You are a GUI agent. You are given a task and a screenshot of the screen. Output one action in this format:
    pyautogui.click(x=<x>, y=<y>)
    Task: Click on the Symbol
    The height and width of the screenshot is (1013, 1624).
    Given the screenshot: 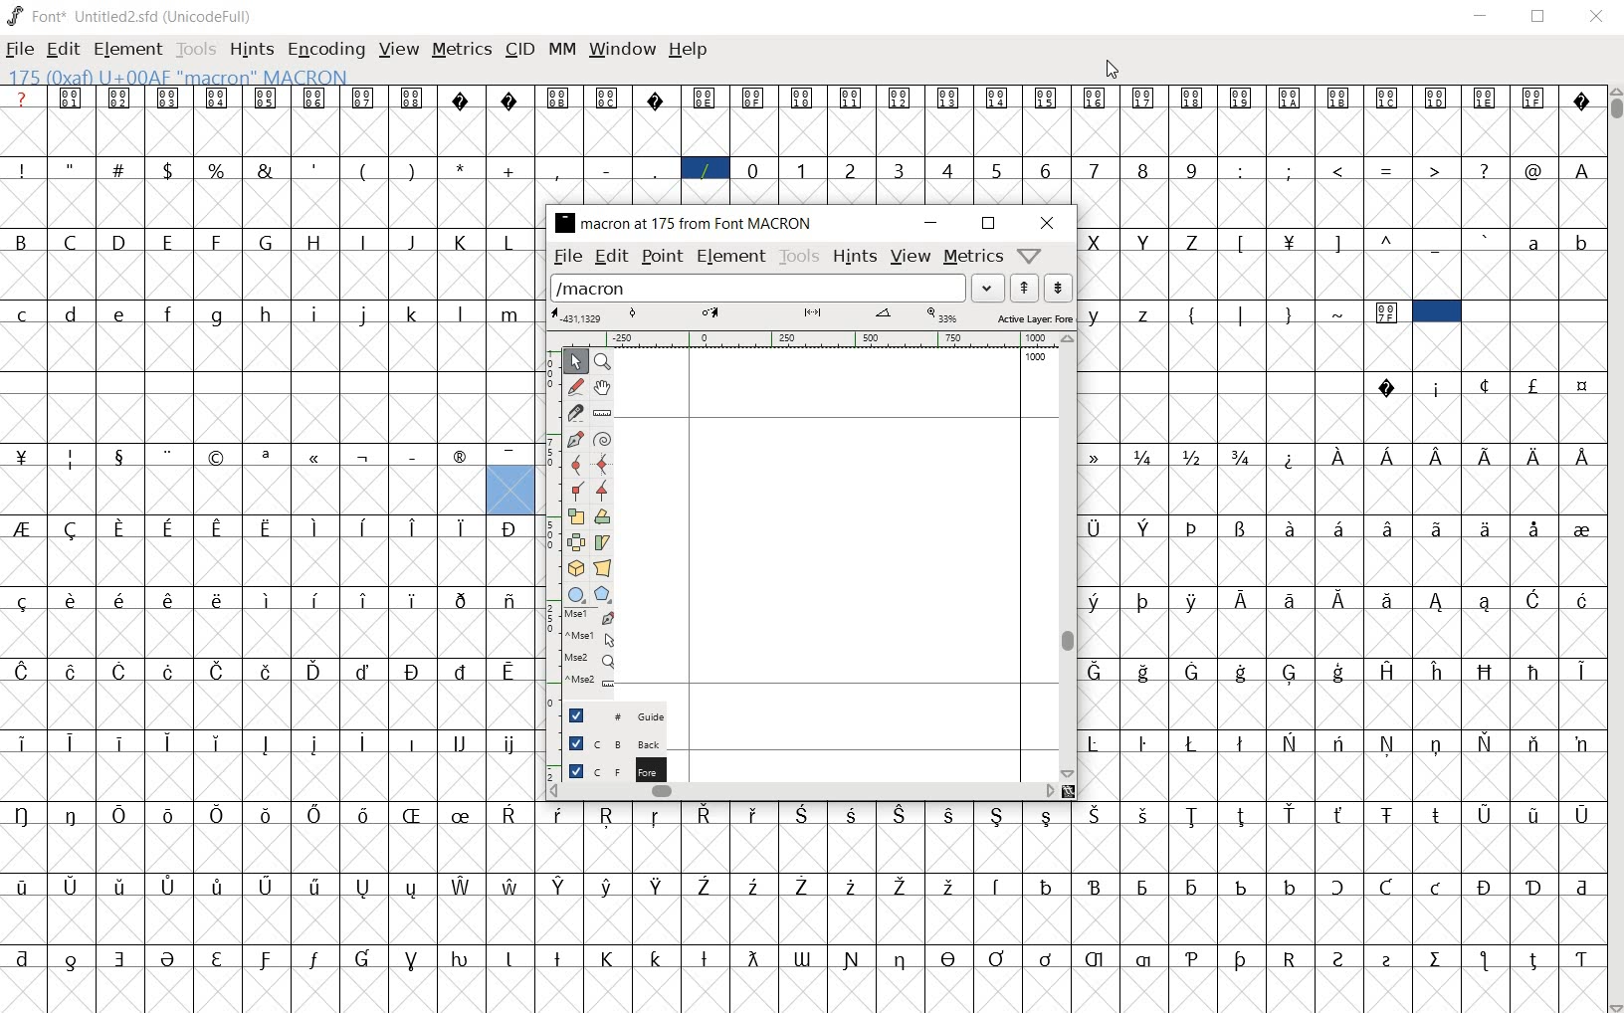 What is the action you would take?
    pyautogui.click(x=1388, y=526)
    